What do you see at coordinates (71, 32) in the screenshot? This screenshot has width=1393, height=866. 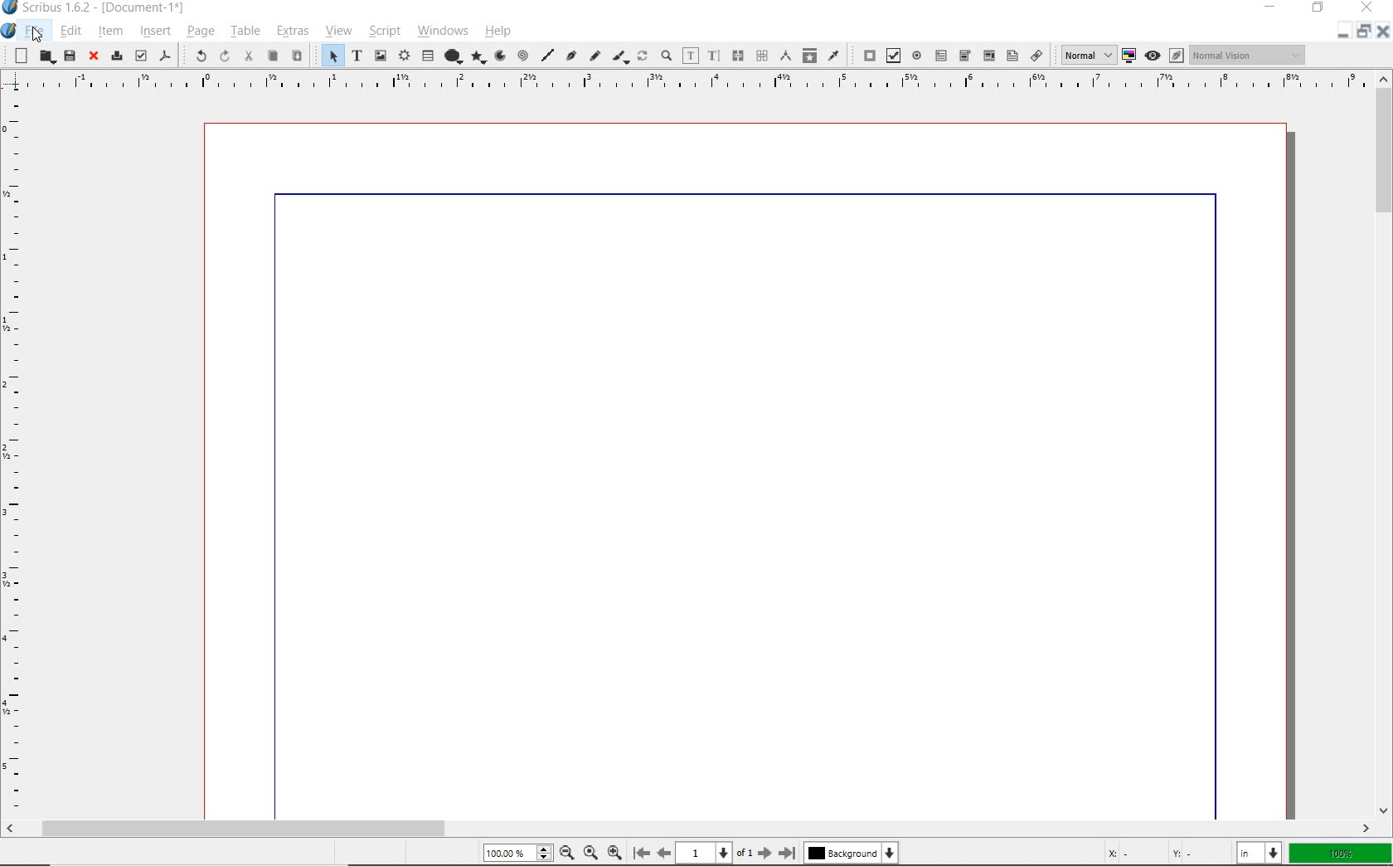 I see `edit` at bounding box center [71, 32].